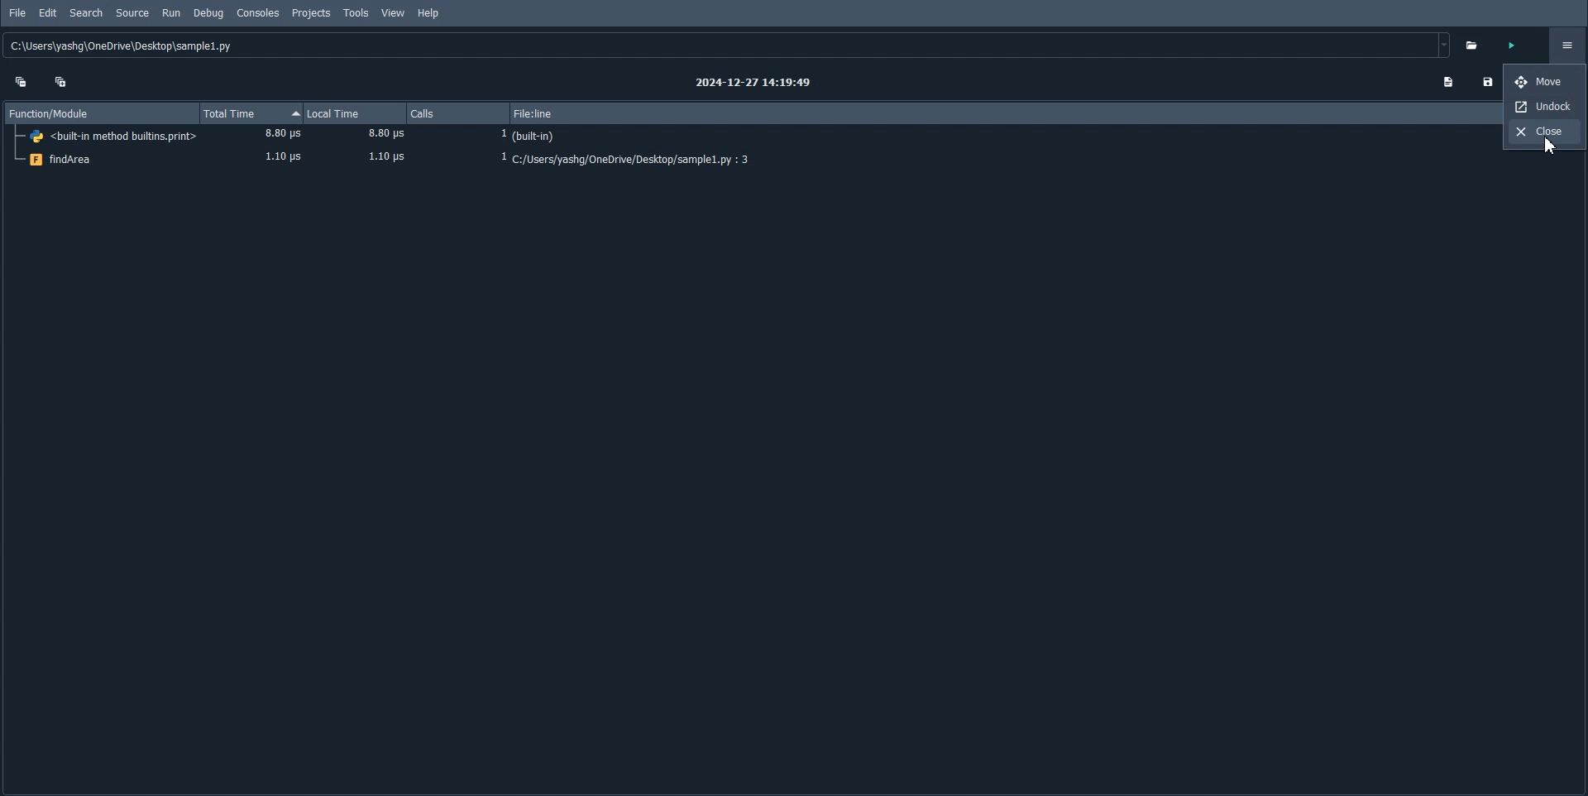 This screenshot has width=1588, height=796. What do you see at coordinates (356, 12) in the screenshot?
I see `Tools` at bounding box center [356, 12].